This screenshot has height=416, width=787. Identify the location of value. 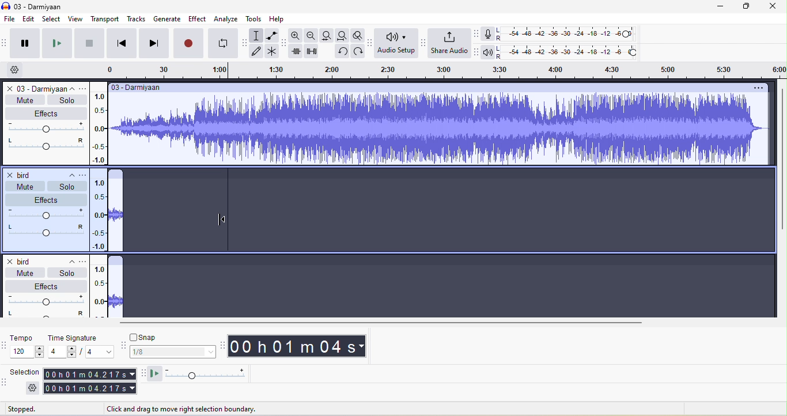
(61, 351).